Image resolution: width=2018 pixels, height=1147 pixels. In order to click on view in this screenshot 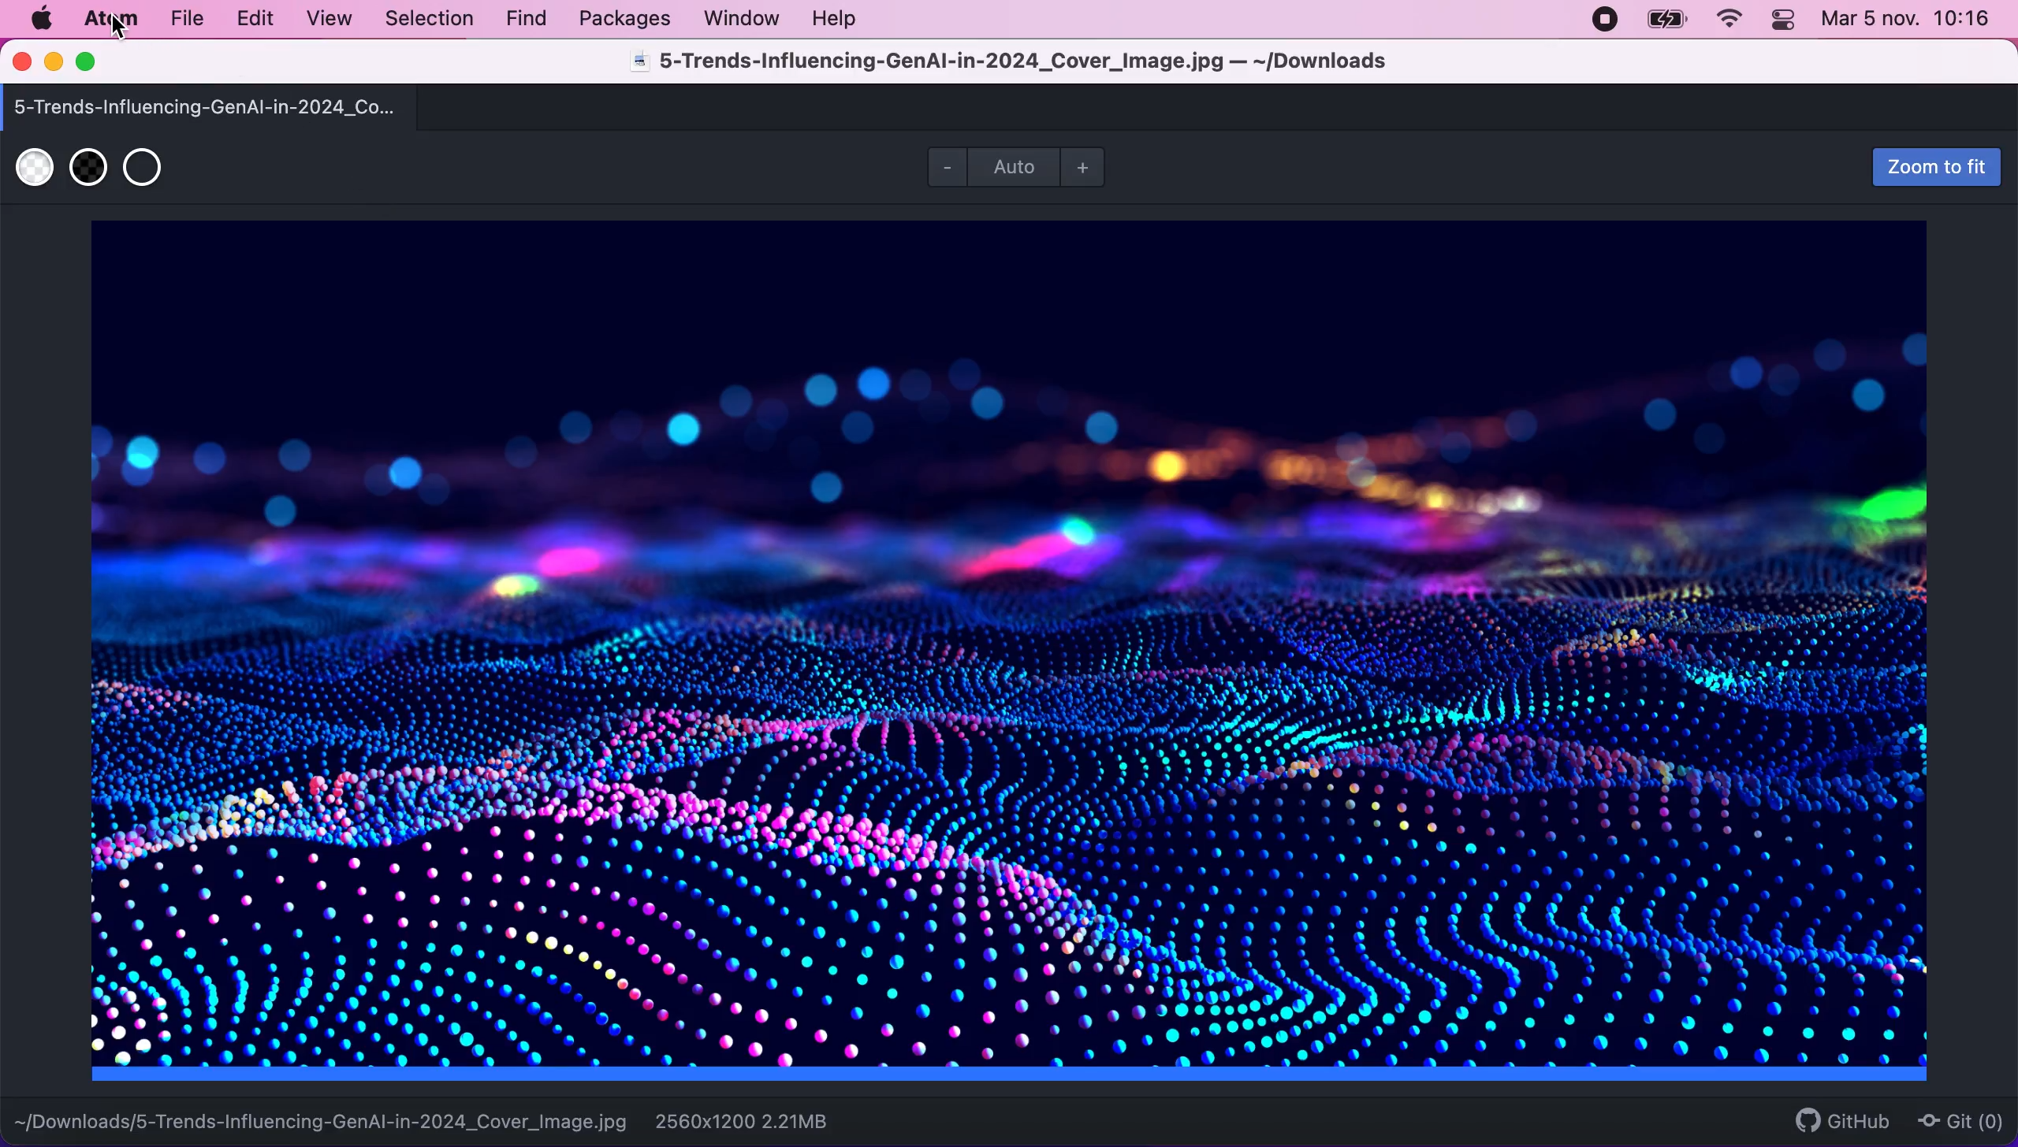, I will do `click(324, 19)`.